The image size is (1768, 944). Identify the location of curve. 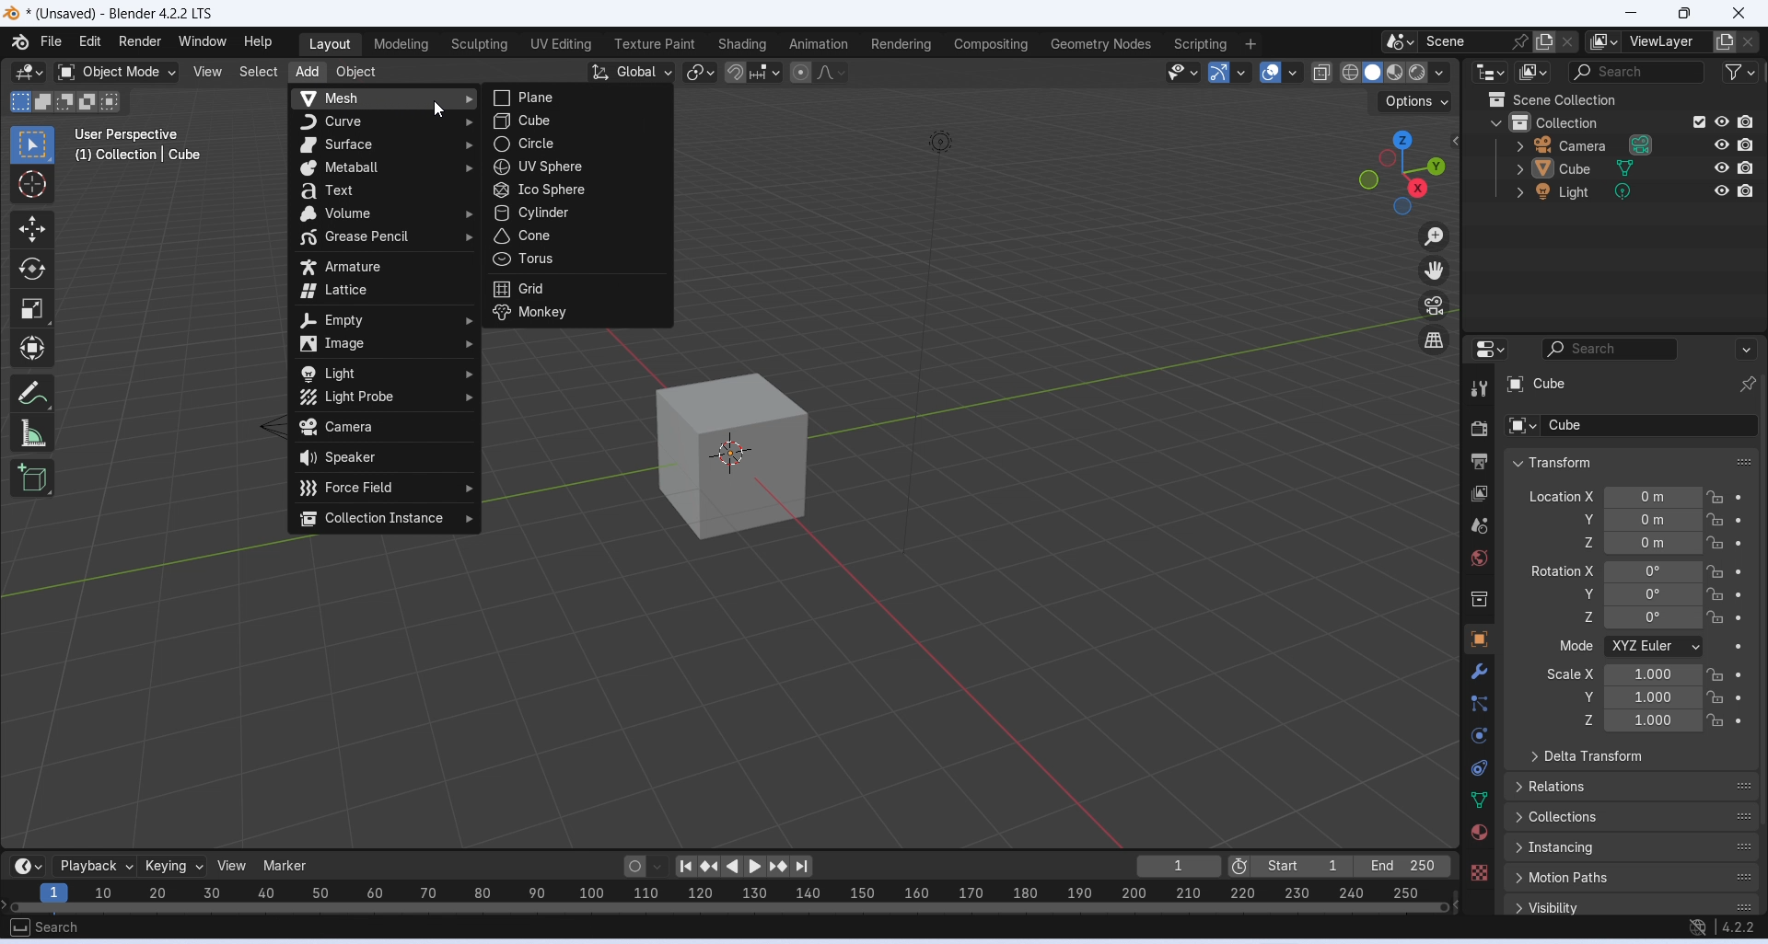
(384, 122).